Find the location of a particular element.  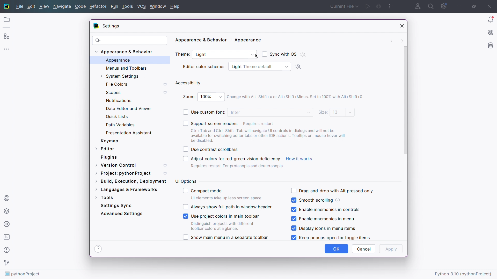

inter is located at coordinates (271, 113).